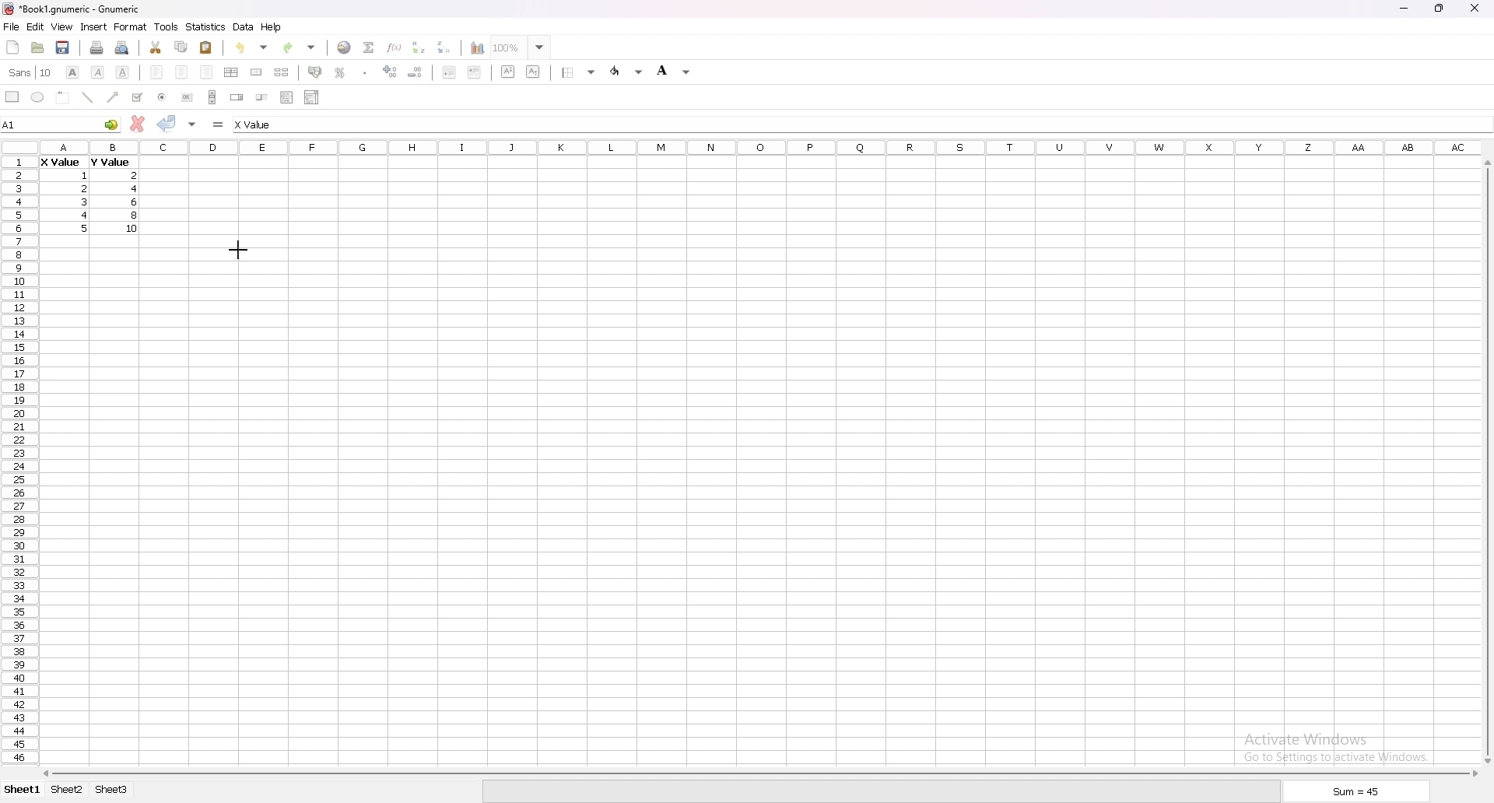 The image size is (1494, 803). What do you see at coordinates (136, 97) in the screenshot?
I see `tickbox` at bounding box center [136, 97].